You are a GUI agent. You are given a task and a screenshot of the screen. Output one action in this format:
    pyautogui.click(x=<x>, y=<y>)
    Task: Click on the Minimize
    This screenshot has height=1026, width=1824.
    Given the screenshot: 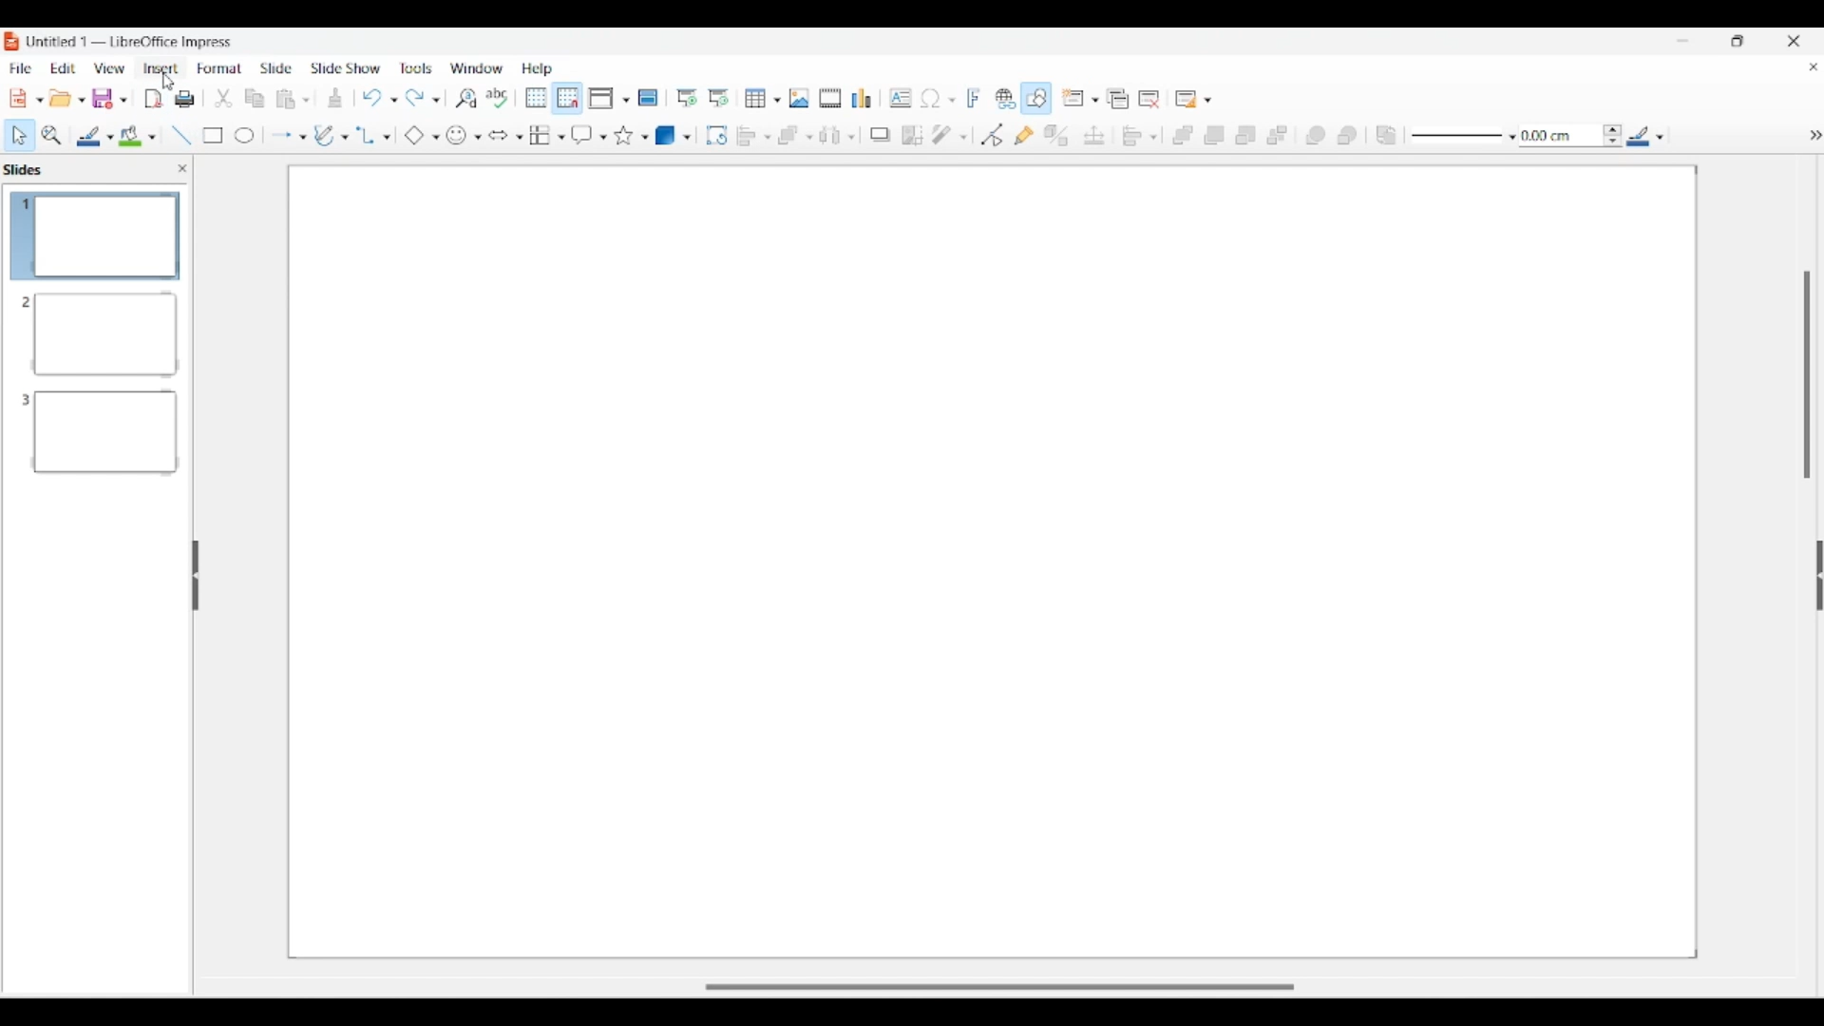 What is the action you would take?
    pyautogui.click(x=1682, y=40)
    